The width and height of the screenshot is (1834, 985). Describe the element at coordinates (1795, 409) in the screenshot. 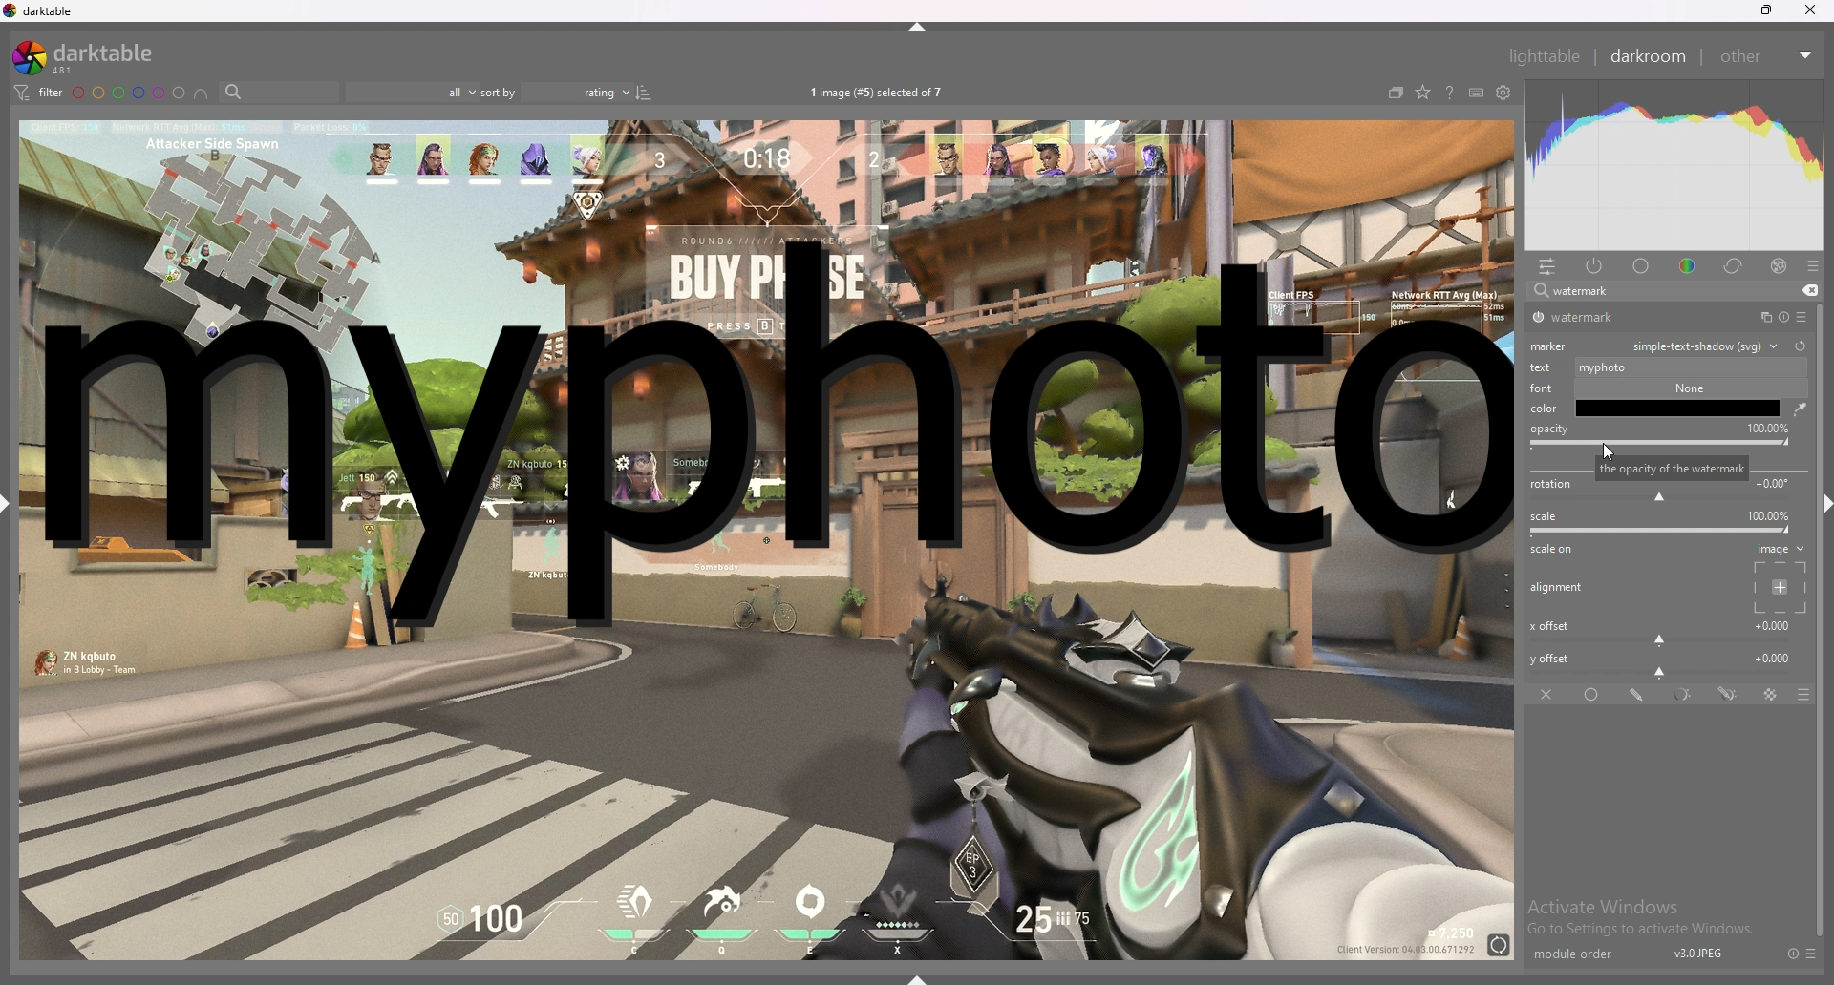

I see `waterdrop tool` at that location.